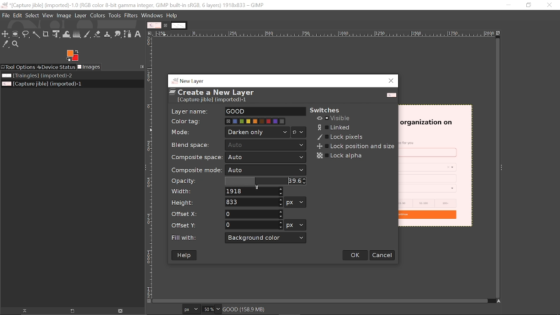 This screenshot has width=560, height=315. Describe the element at coordinates (325, 34) in the screenshot. I see `Horizontal label` at that location.